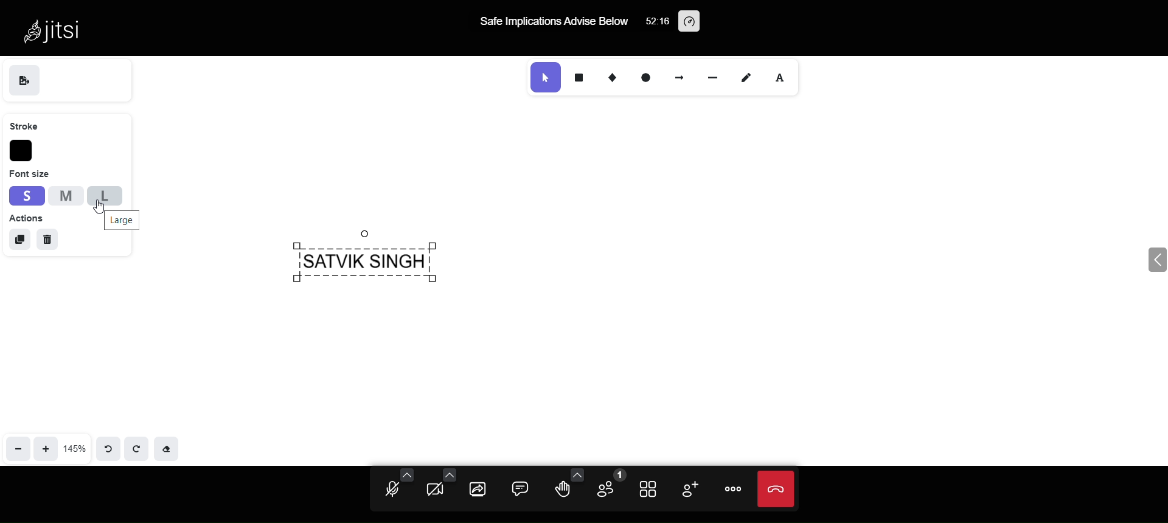  What do you see at coordinates (386, 491) in the screenshot?
I see `unmute mic` at bounding box center [386, 491].